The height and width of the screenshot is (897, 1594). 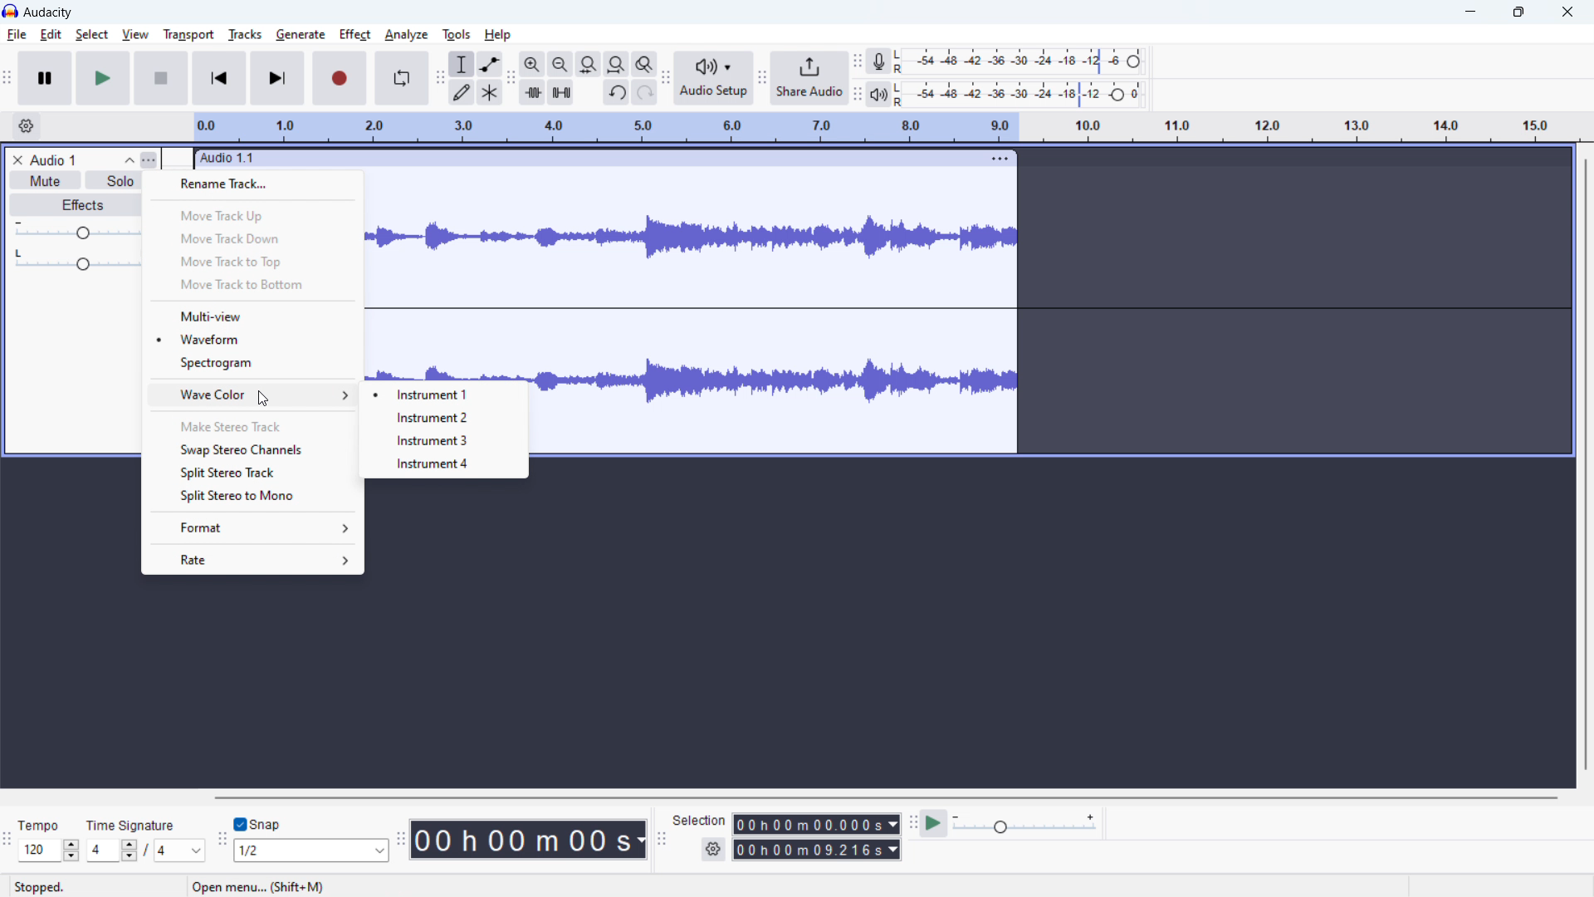 I want to click on transport toolbar, so click(x=7, y=80).